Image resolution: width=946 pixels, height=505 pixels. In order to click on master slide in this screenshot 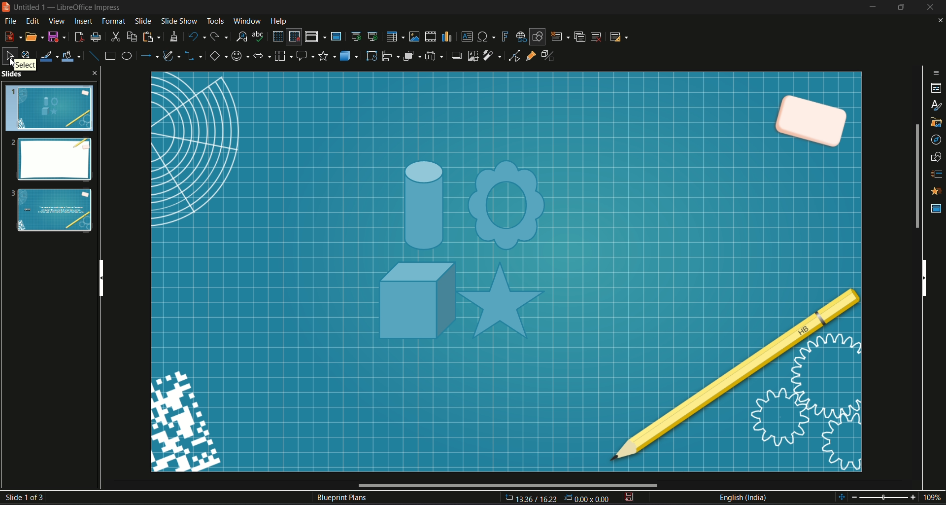, I will do `click(937, 209)`.